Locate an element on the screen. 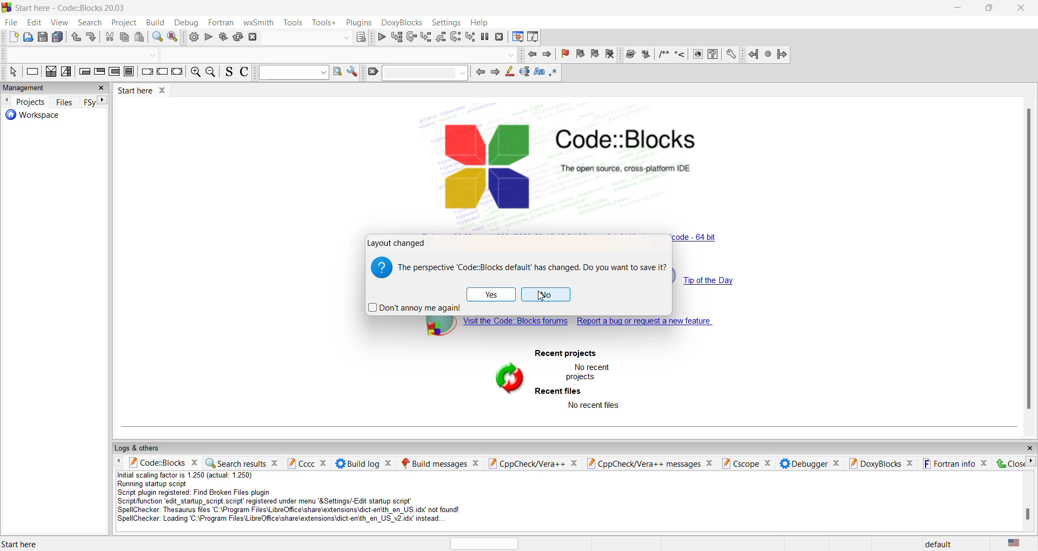 Image resolution: width=1038 pixels, height=551 pixels. counting loop is located at coordinates (116, 72).